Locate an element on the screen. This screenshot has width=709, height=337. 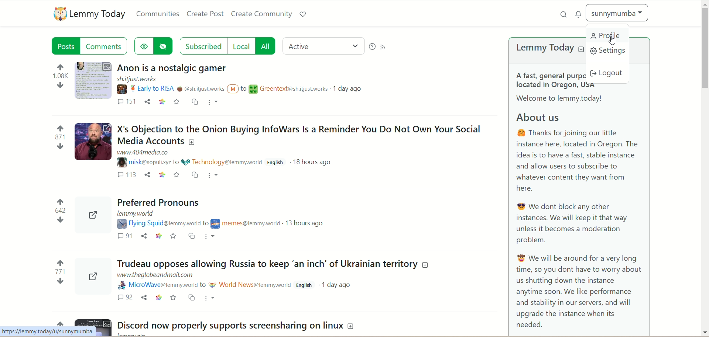
13 hours ago is located at coordinates (306, 223).